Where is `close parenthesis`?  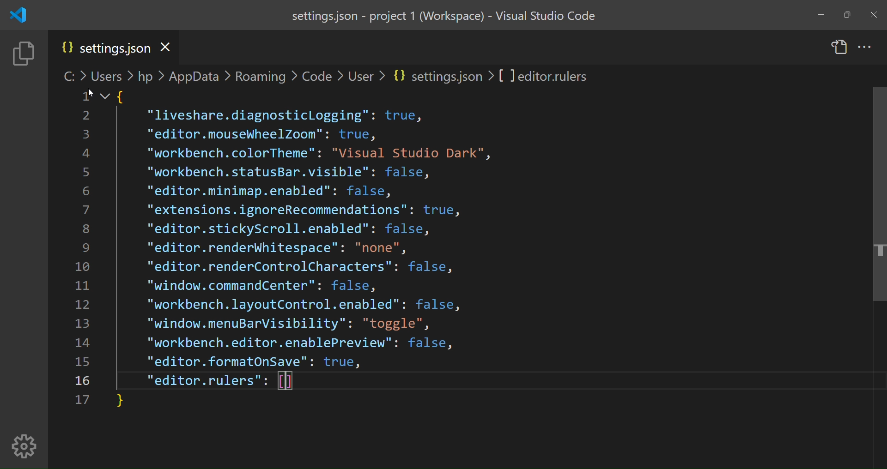 close parenthesis is located at coordinates (122, 402).